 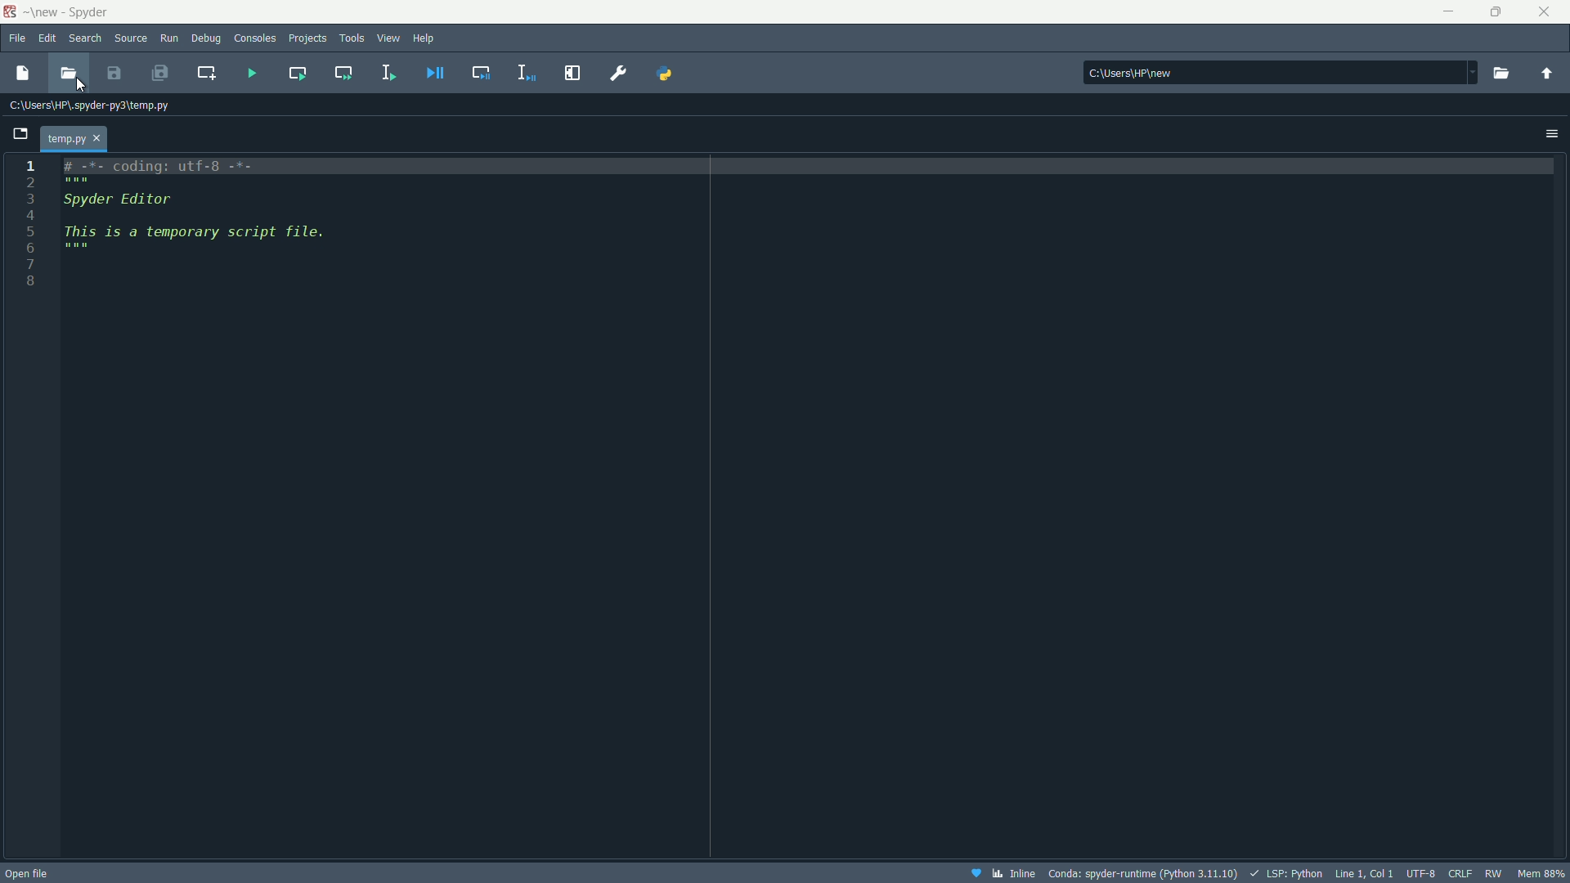 I want to click on Edit menu, so click(x=48, y=39).